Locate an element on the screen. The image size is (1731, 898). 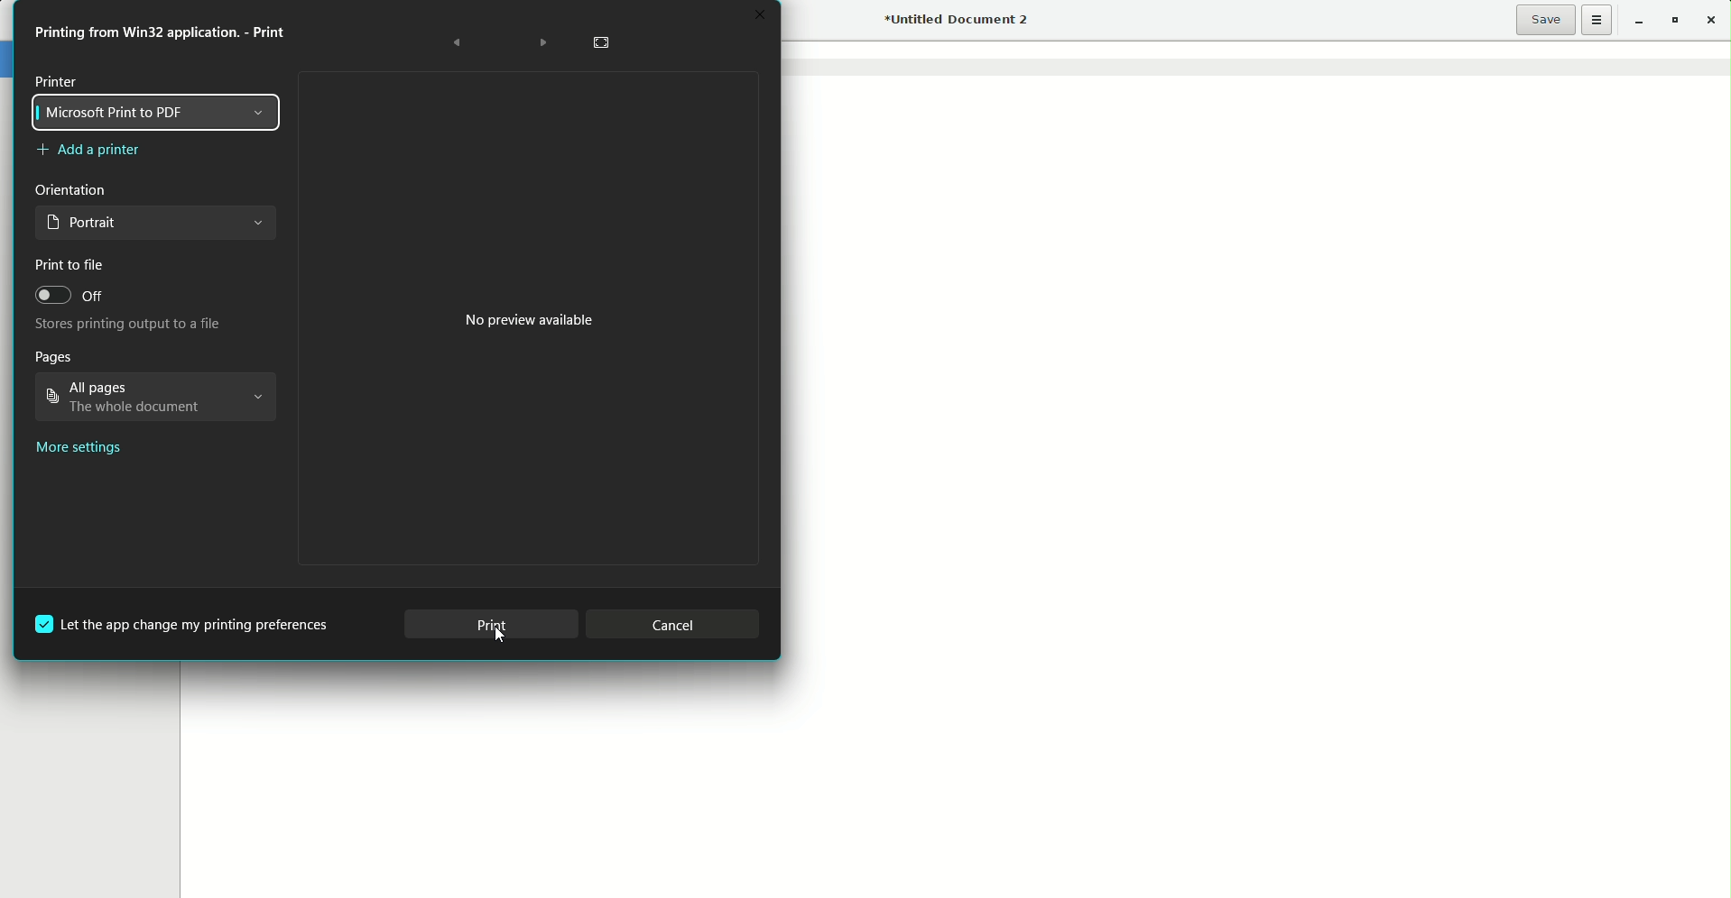
Untitled Document 2 is located at coordinates (959, 22).